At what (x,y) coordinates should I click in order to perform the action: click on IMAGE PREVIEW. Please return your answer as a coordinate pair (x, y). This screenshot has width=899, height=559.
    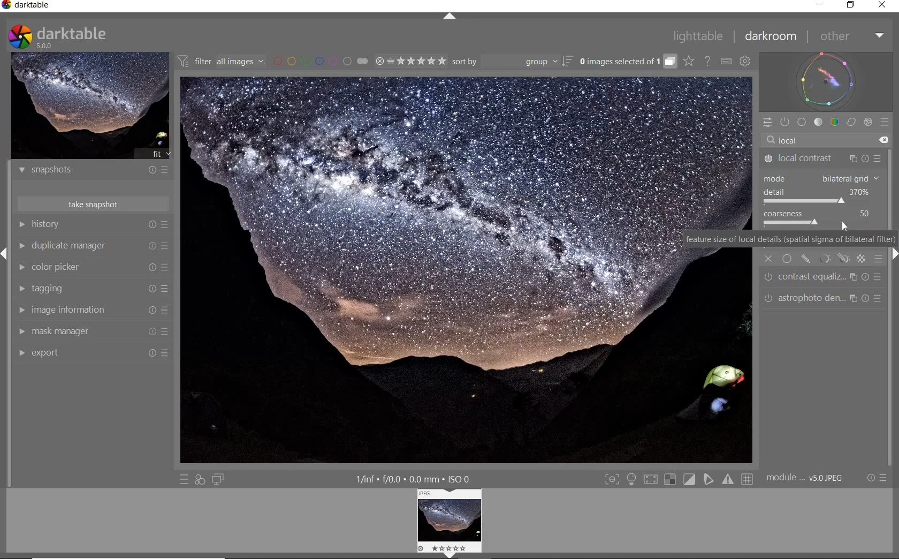
    Looking at the image, I should click on (90, 106).